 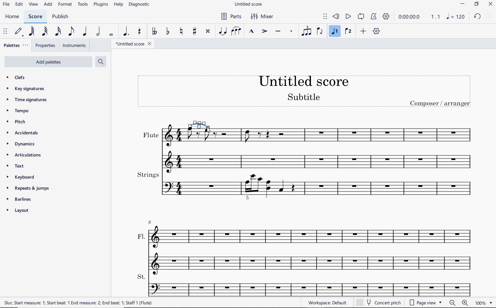 I want to click on QUARTER NOTE, so click(x=86, y=31).